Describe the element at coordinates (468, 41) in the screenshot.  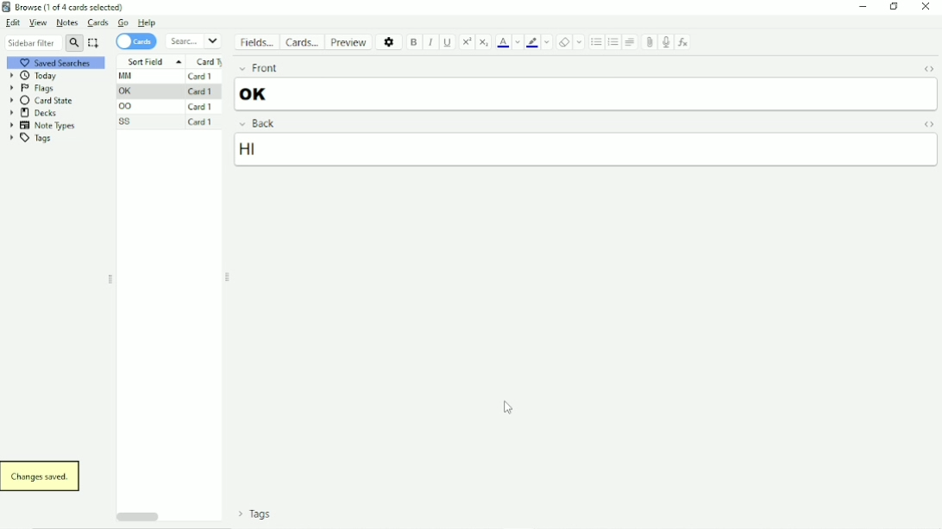
I see `Superscript` at that location.